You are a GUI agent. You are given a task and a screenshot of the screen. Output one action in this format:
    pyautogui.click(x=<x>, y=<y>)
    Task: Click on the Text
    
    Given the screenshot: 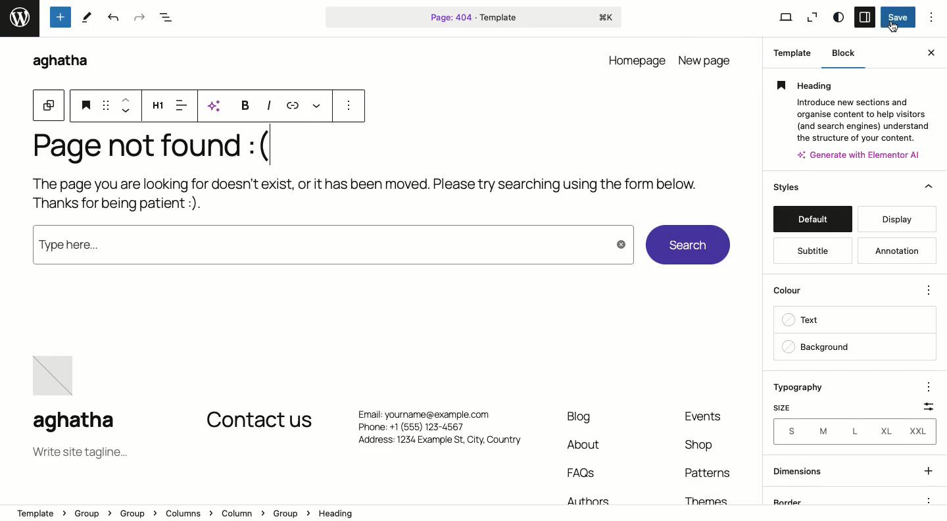 What is the action you would take?
    pyautogui.click(x=269, y=147)
    